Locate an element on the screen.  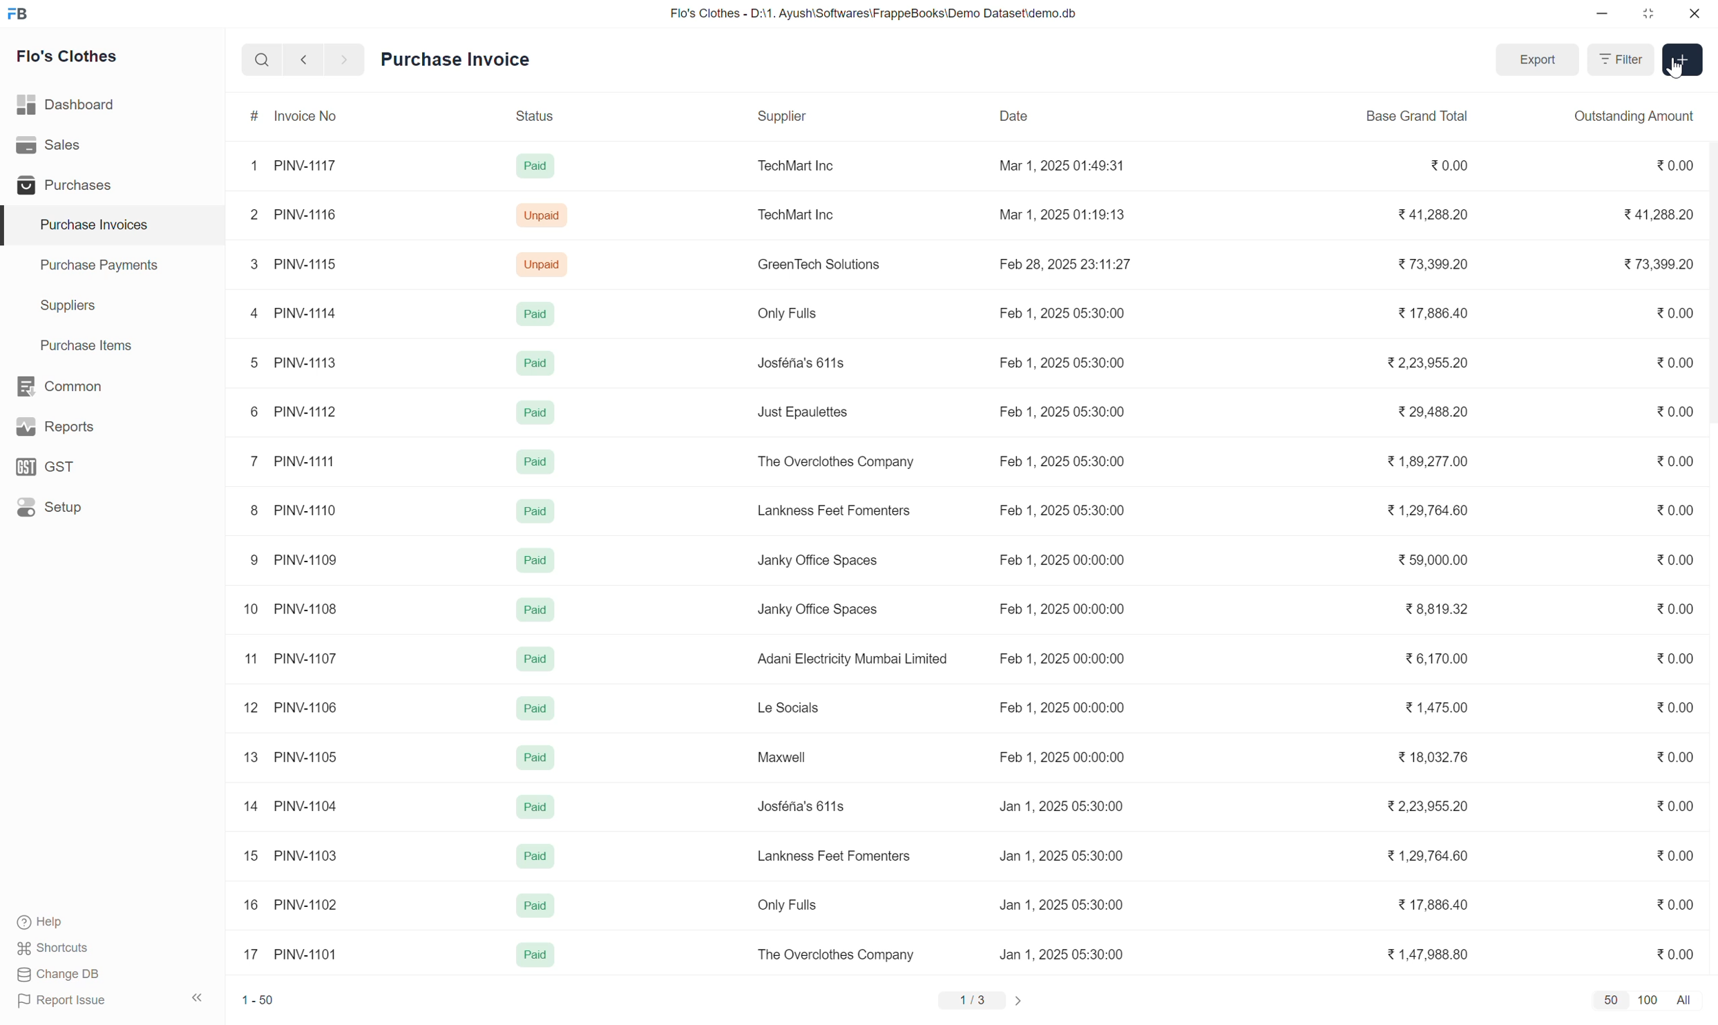
0.00 is located at coordinates (1675, 658).